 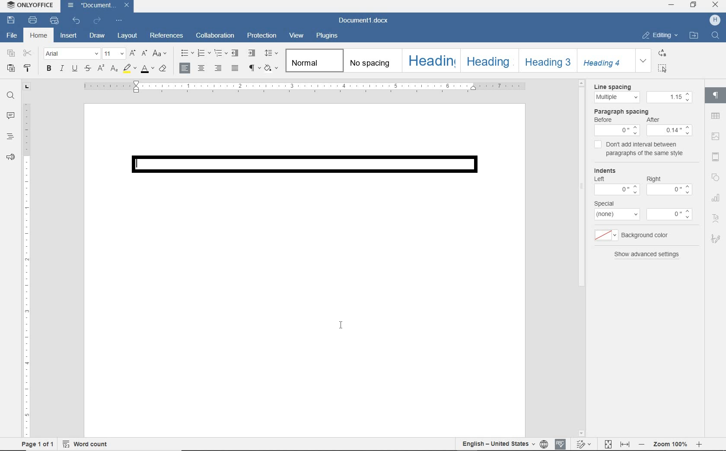 I want to click on customize quick access, so click(x=120, y=20).